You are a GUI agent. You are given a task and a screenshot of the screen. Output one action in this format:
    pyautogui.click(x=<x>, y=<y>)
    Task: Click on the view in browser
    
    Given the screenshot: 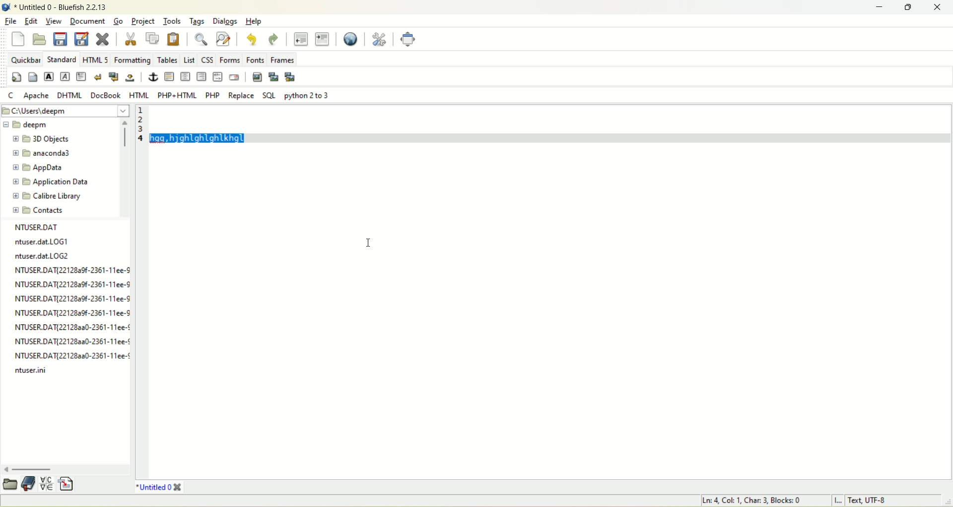 What is the action you would take?
    pyautogui.click(x=351, y=39)
    